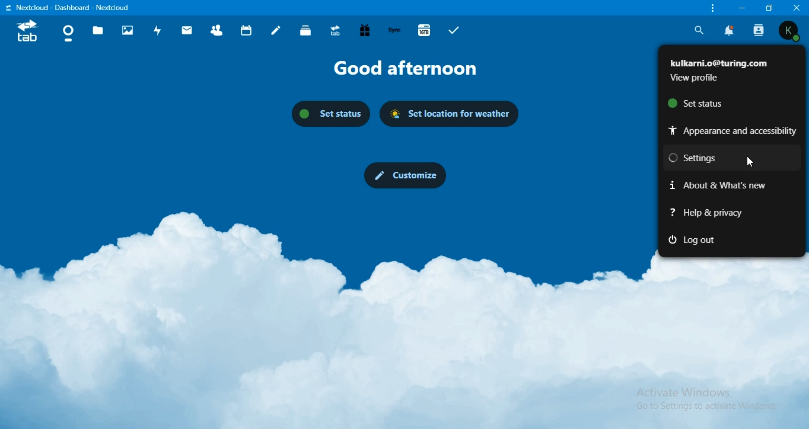 Image resolution: width=809 pixels, height=429 pixels. Describe the element at coordinates (732, 131) in the screenshot. I see `appearance and accessibilty` at that location.